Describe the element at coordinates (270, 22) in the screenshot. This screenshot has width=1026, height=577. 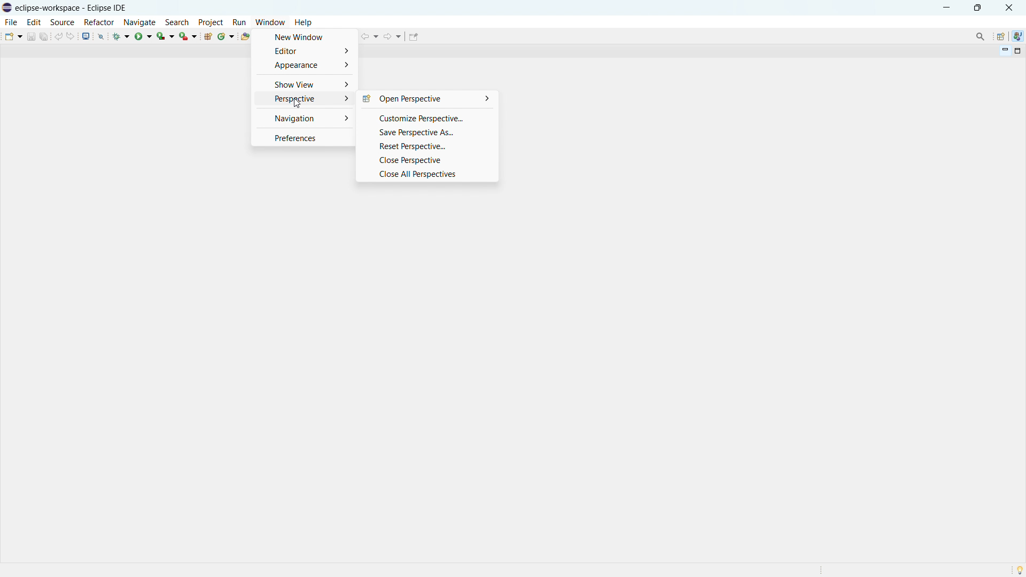
I see `window` at that location.